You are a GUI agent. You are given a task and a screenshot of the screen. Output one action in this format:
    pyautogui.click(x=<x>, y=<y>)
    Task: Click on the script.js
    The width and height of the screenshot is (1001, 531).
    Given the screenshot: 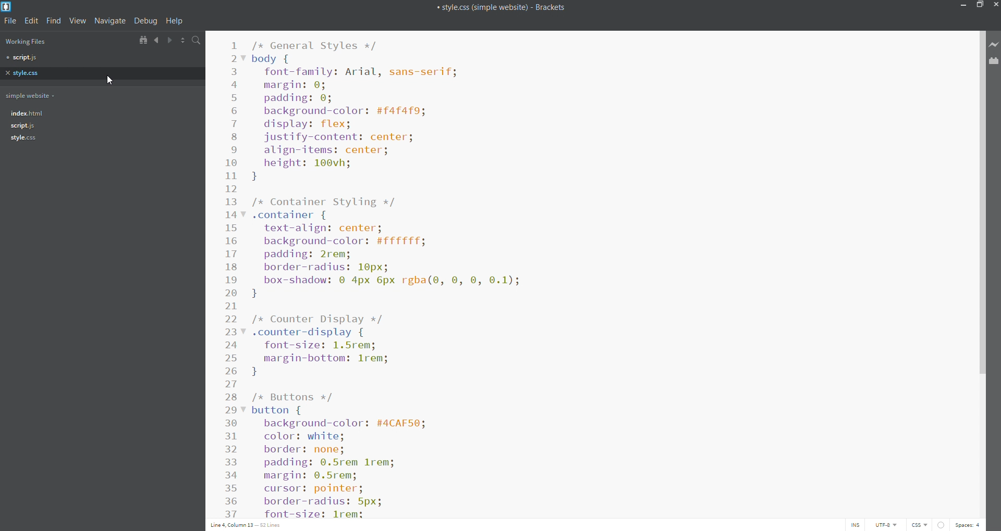 What is the action you would take?
    pyautogui.click(x=102, y=58)
    